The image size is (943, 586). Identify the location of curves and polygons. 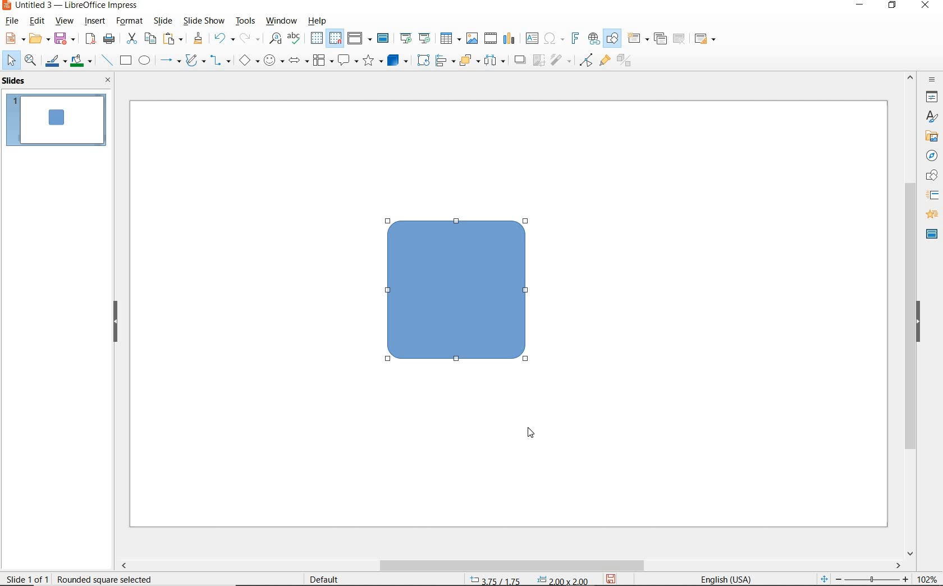
(194, 61).